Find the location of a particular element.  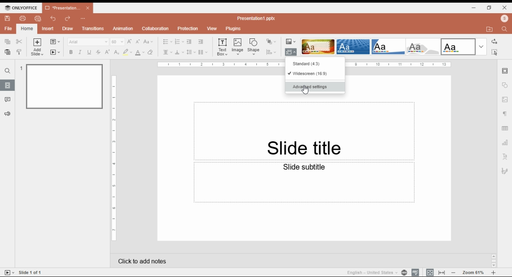

find is located at coordinates (494, 52).